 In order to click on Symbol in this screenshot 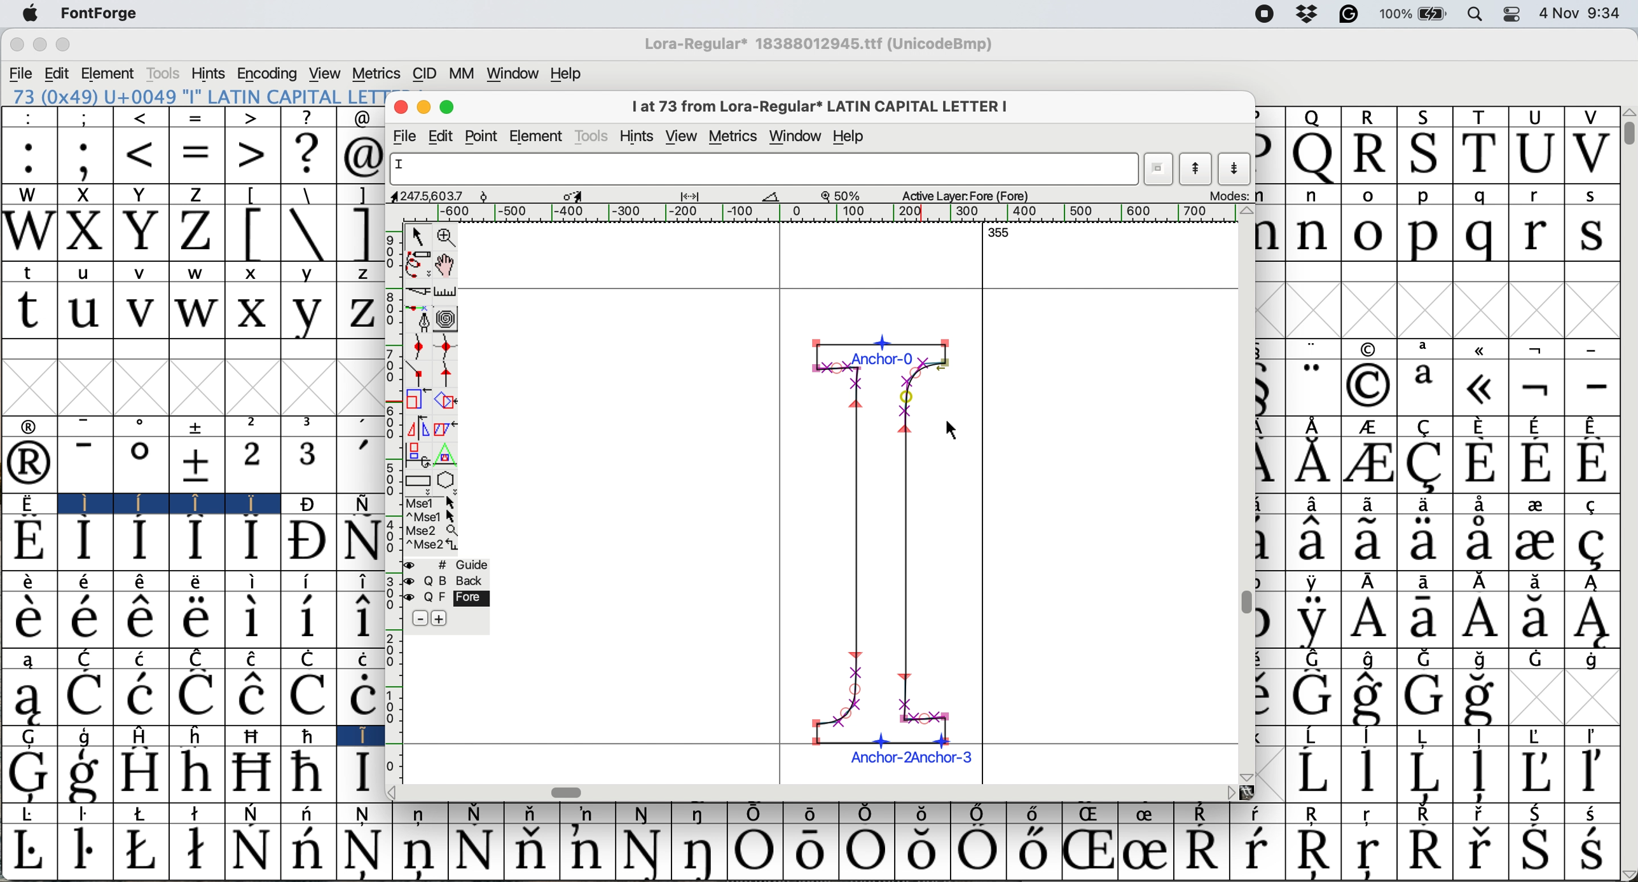, I will do `click(643, 851)`.